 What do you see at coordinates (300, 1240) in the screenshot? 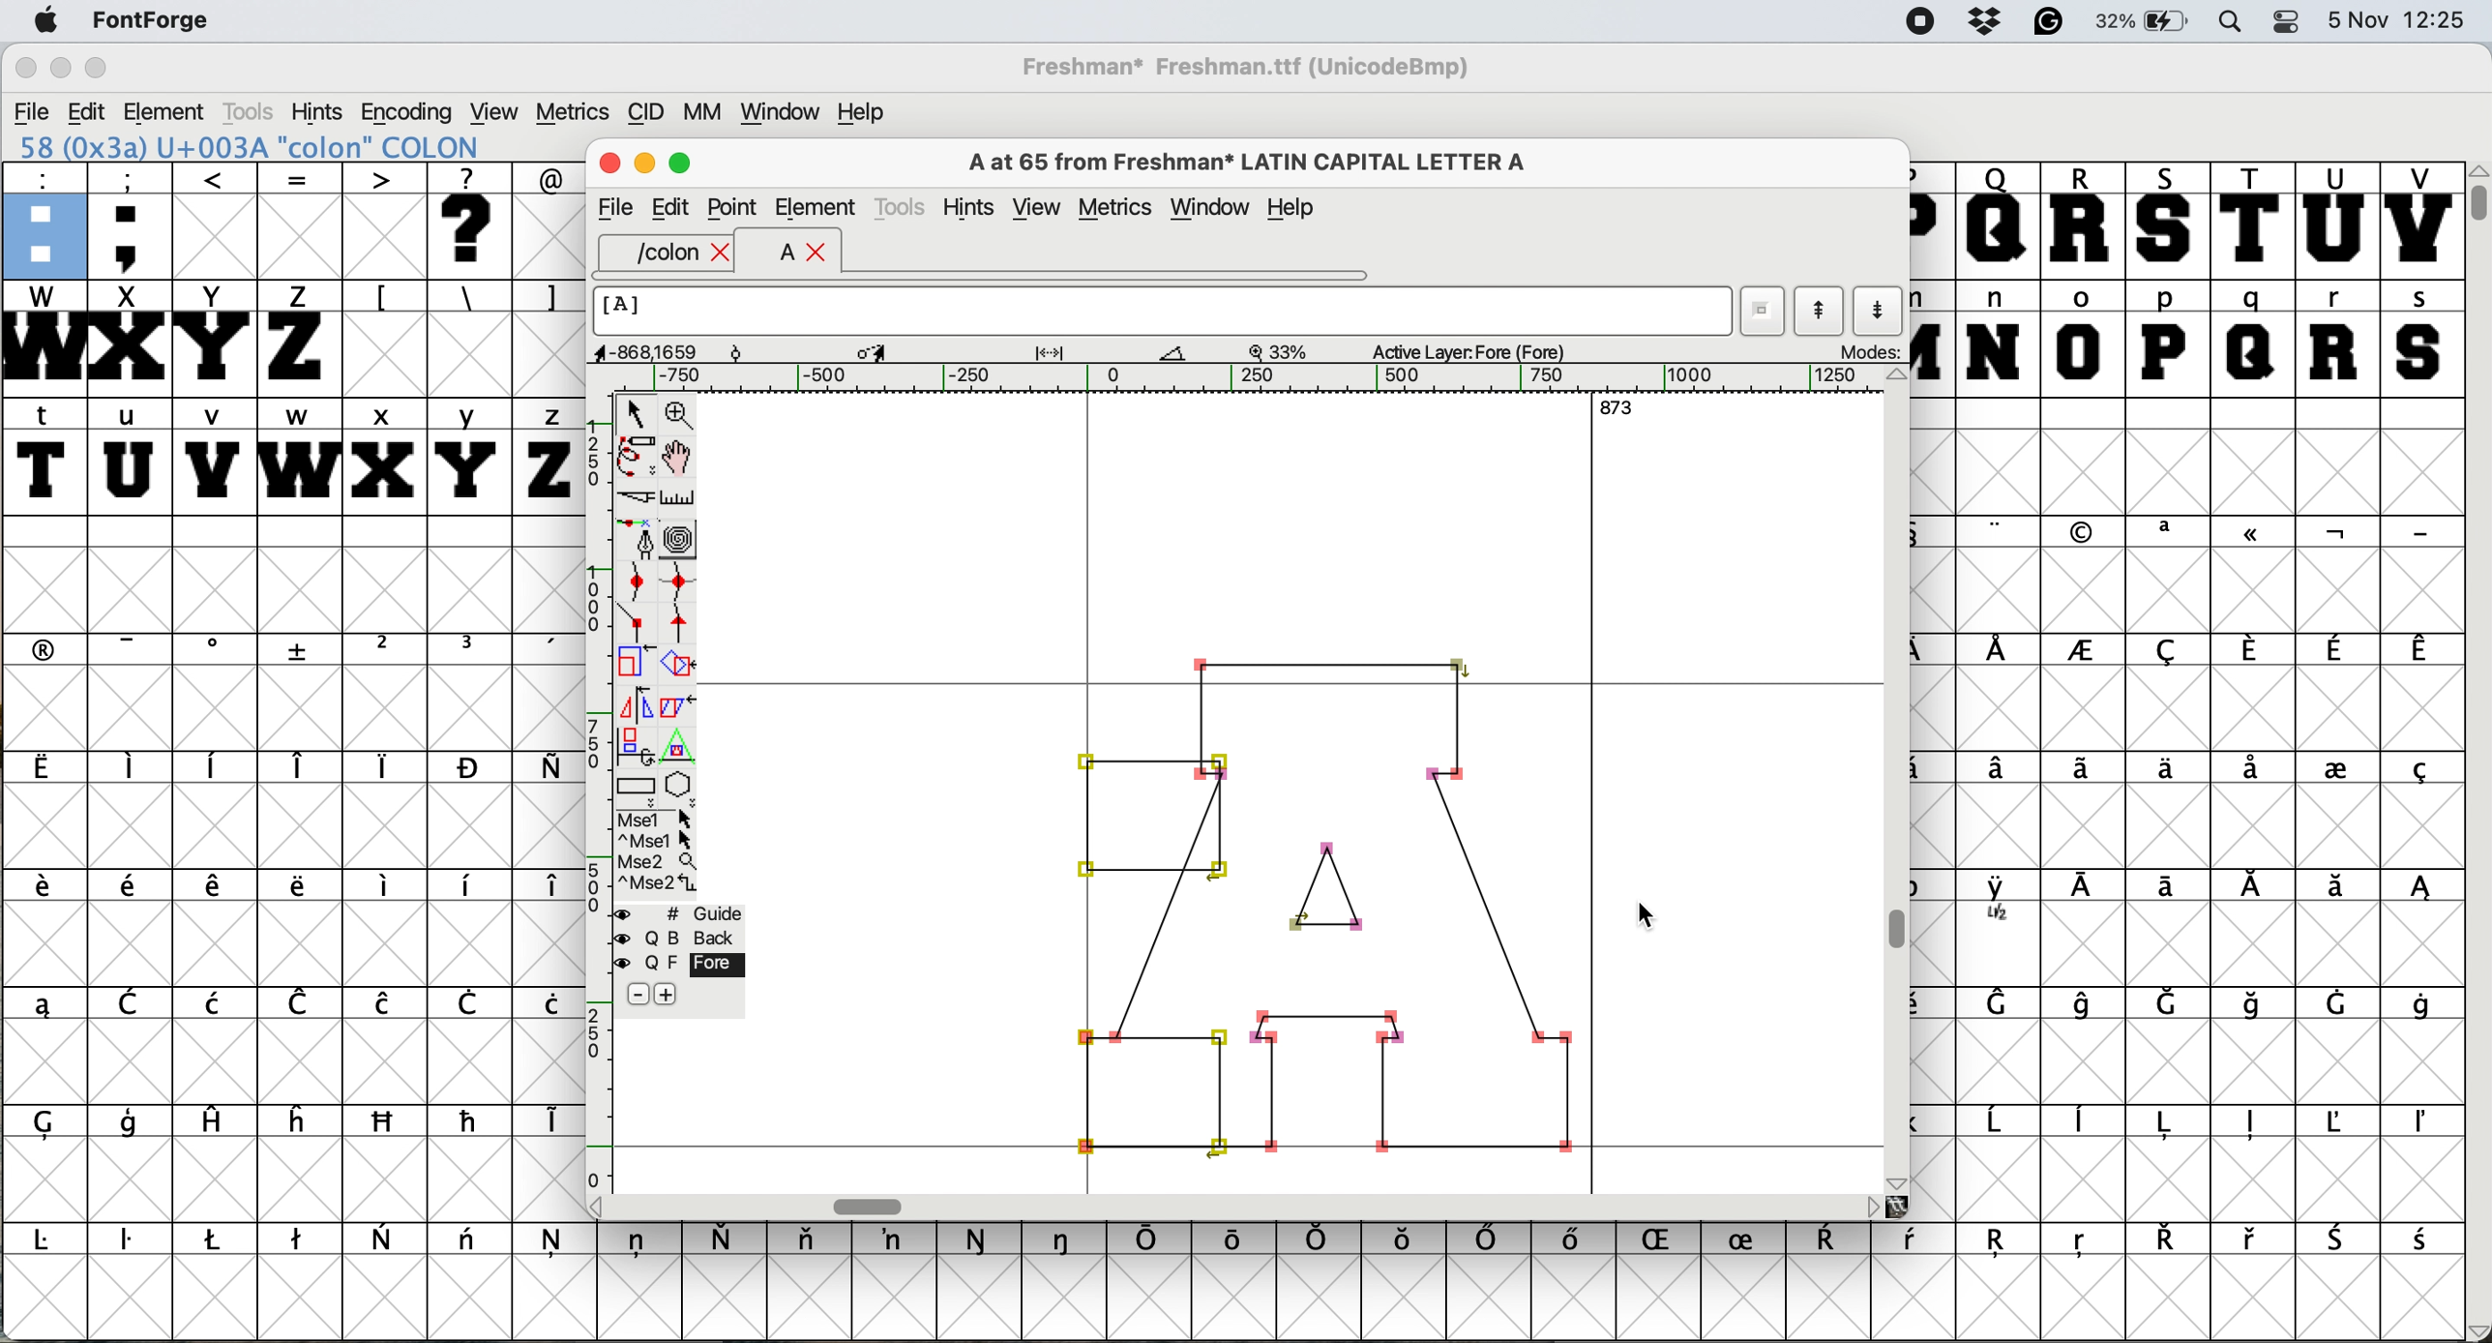
I see `symbol` at bounding box center [300, 1240].